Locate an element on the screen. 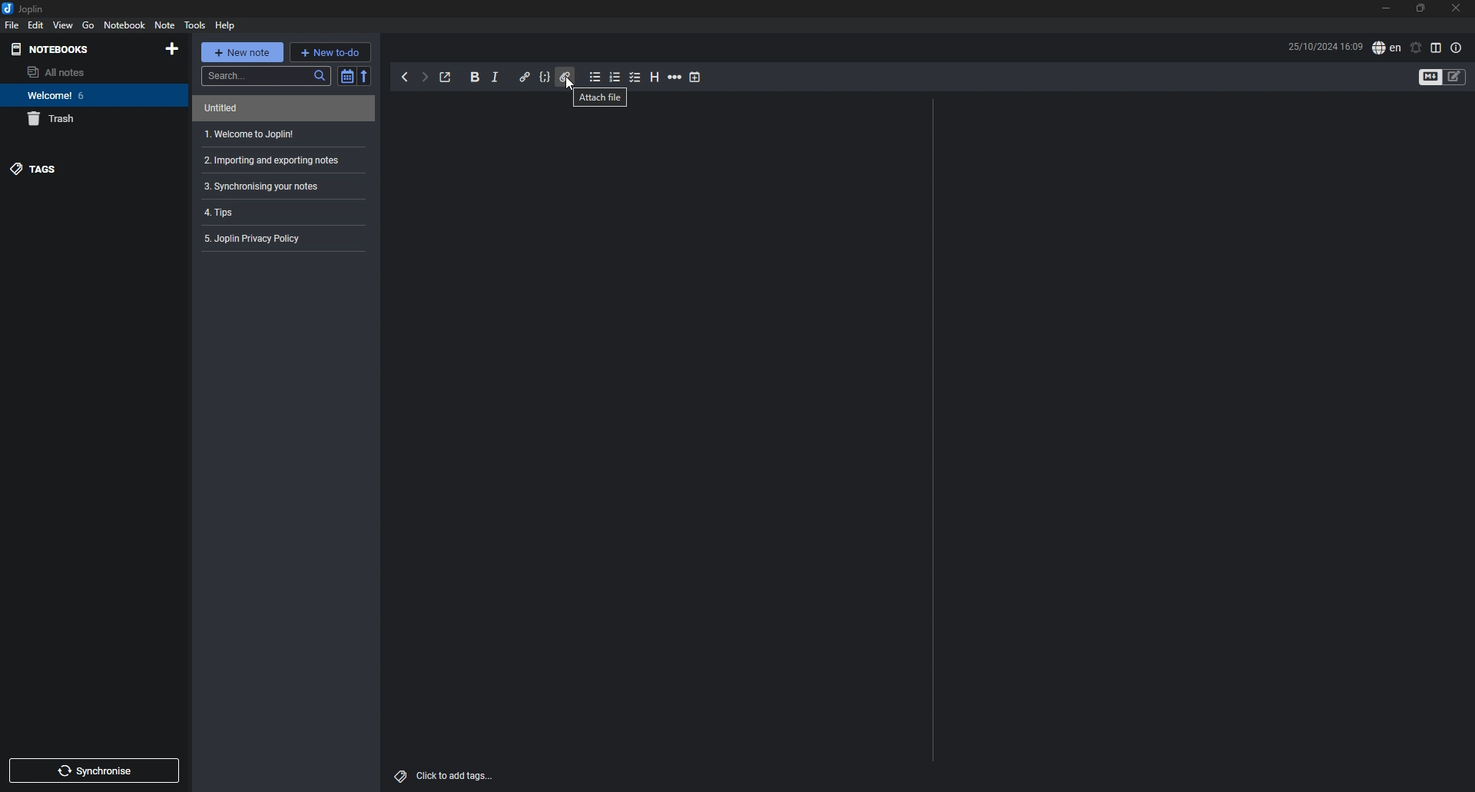 This screenshot has width=1475, height=792. view is located at coordinates (64, 25).